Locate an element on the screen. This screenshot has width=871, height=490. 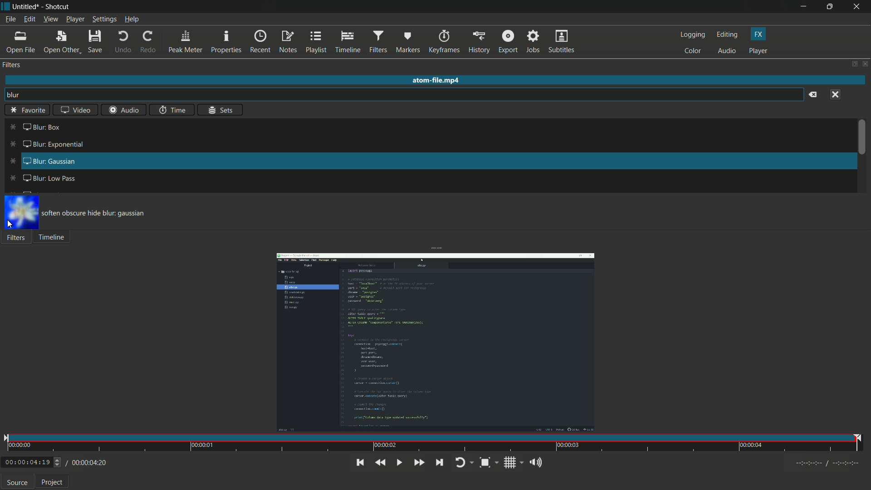
blur low pass is located at coordinates (43, 177).